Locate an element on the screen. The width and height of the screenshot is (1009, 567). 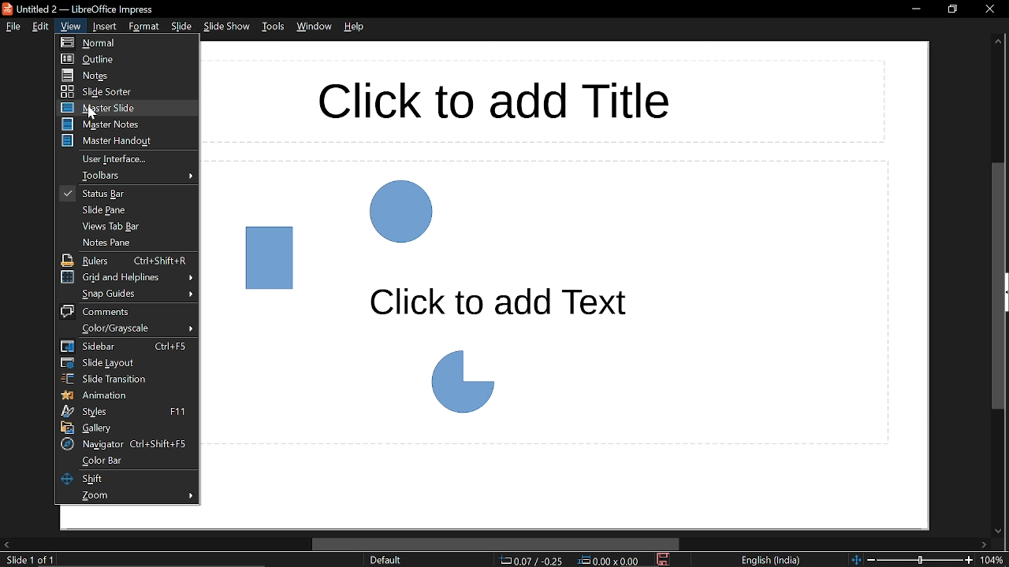
Cursor is located at coordinates (93, 113).